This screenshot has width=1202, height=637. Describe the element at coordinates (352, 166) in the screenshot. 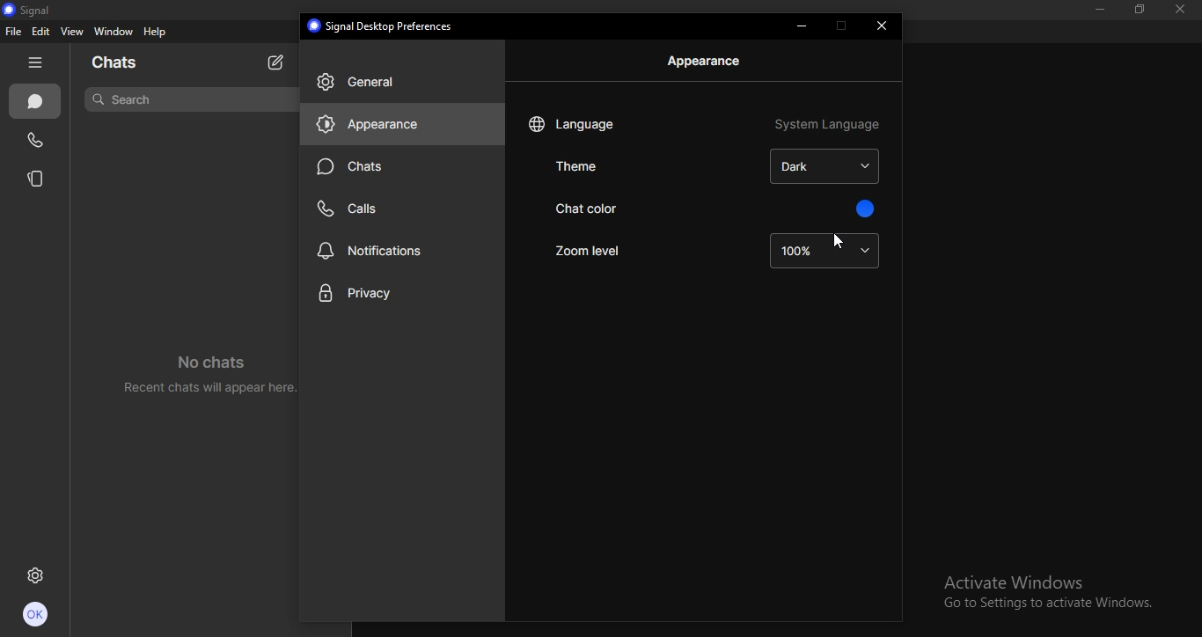

I see `chats` at that location.